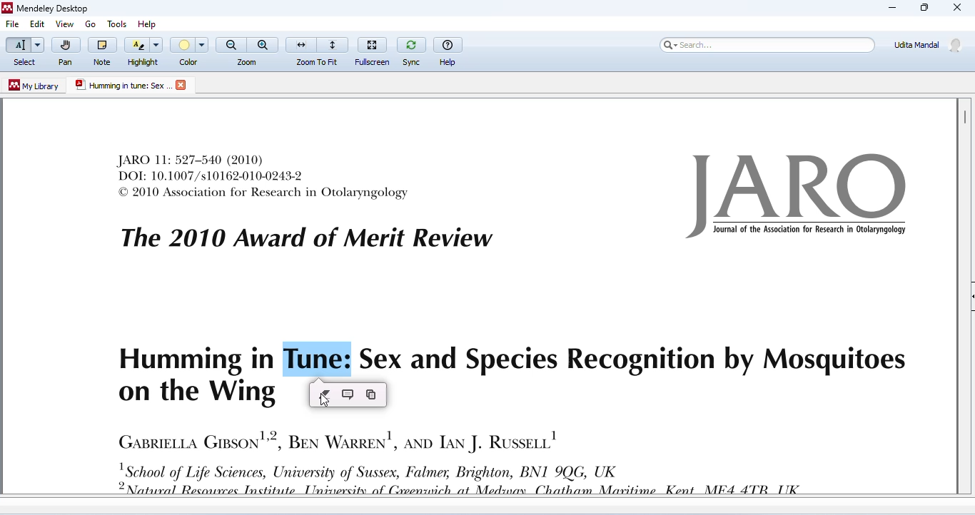  Describe the element at coordinates (115, 21) in the screenshot. I see `tools` at that location.